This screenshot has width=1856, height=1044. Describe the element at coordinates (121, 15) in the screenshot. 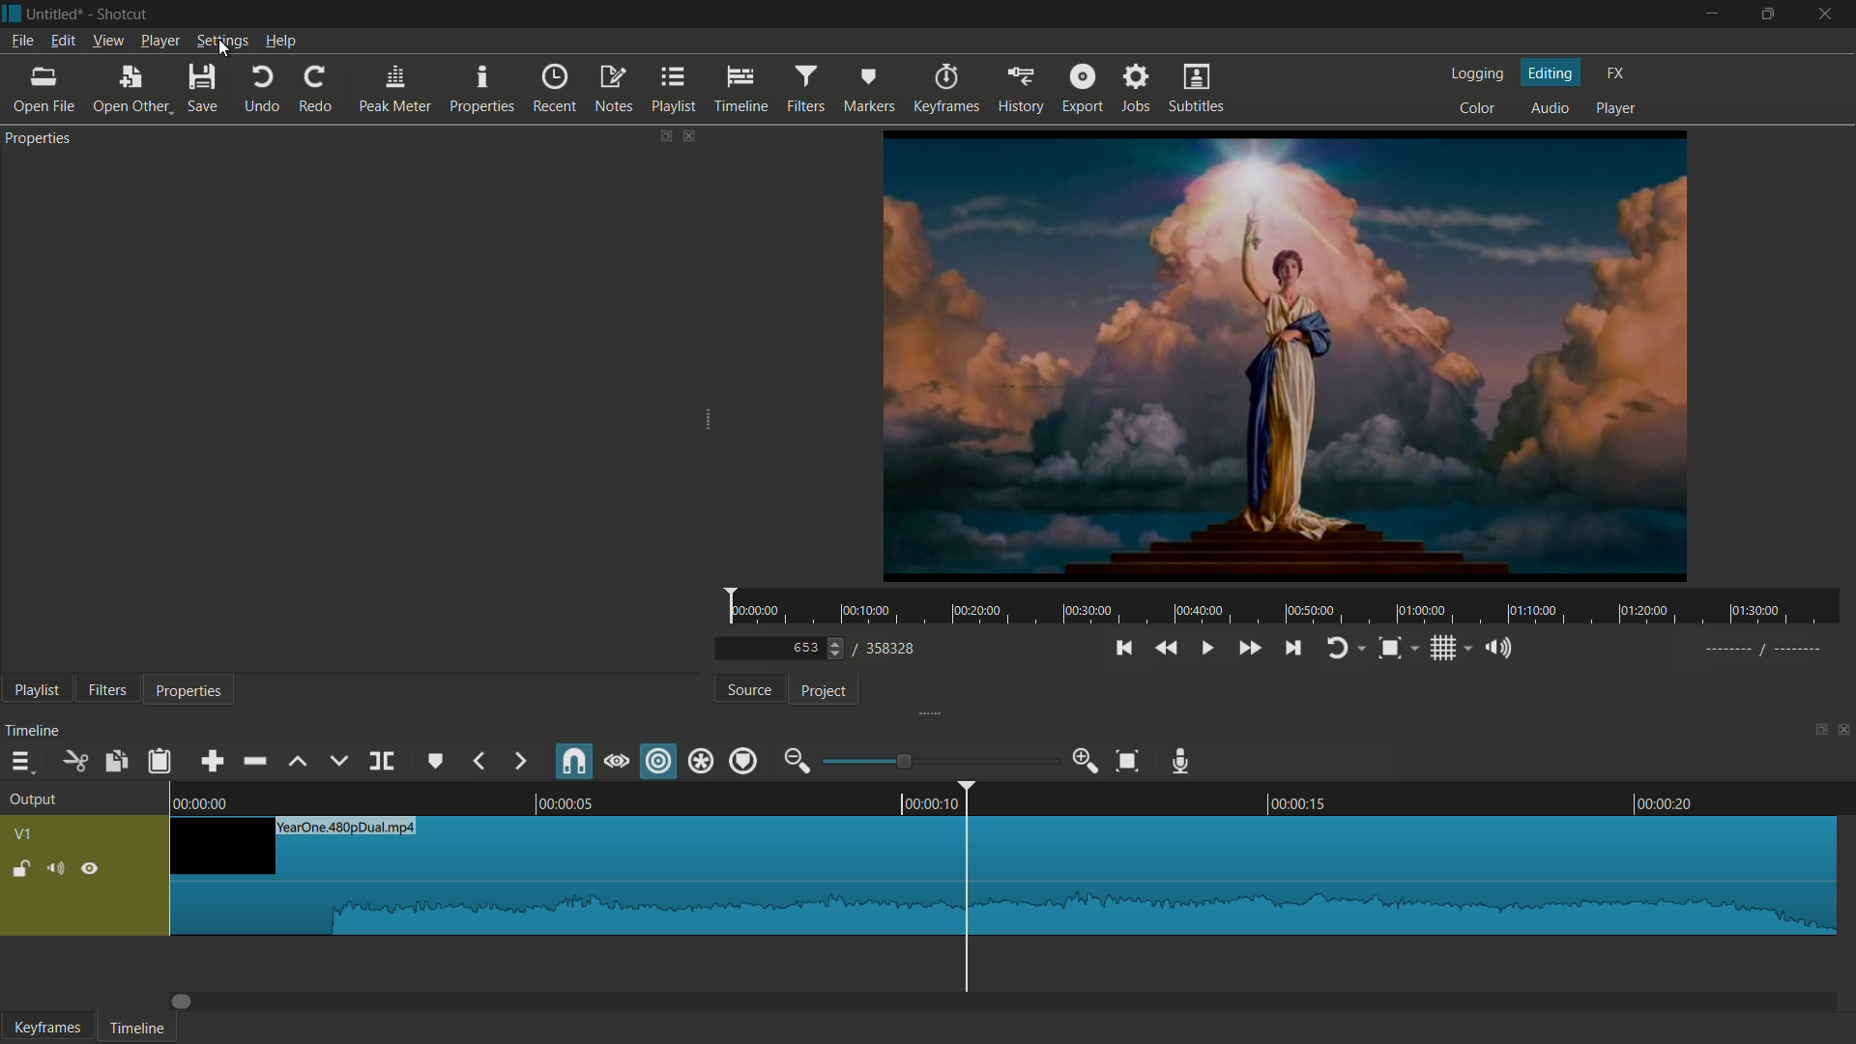

I see `app name` at that location.